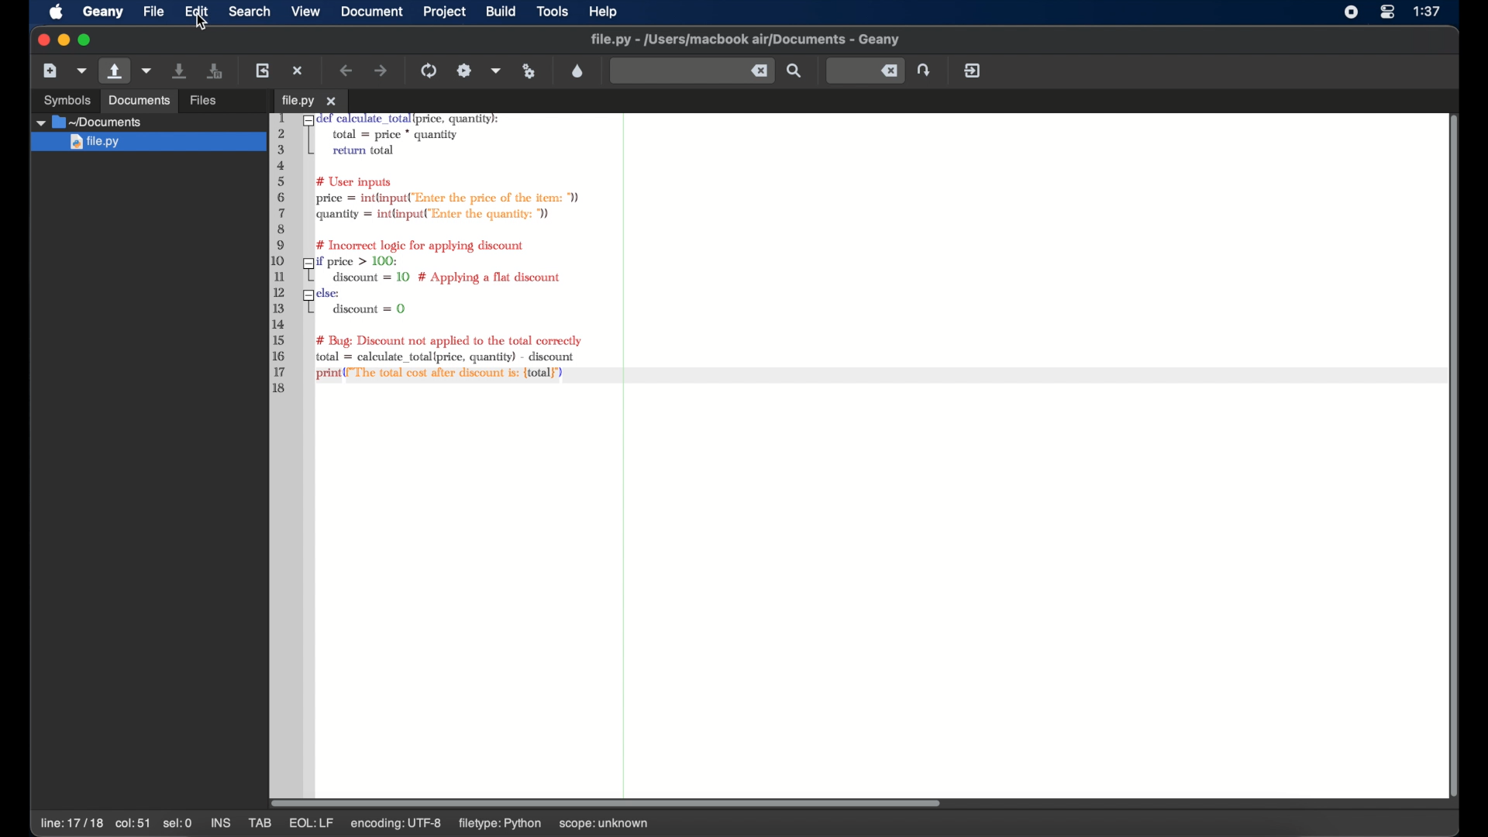  What do you see at coordinates (401, 825) in the screenshot?
I see `encoding: utf-8` at bounding box center [401, 825].